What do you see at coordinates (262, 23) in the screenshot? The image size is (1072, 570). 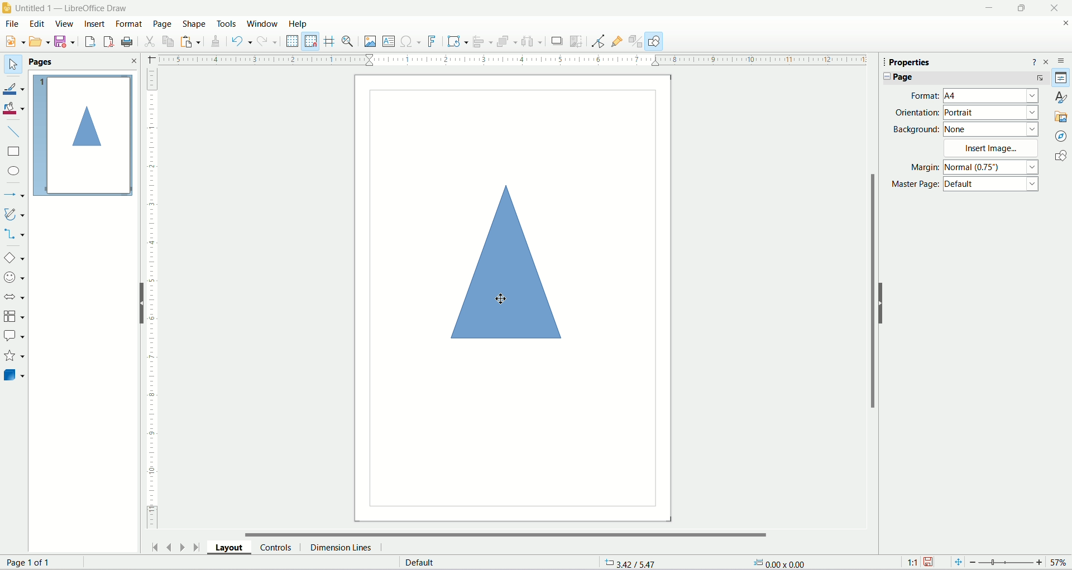 I see `Window` at bounding box center [262, 23].